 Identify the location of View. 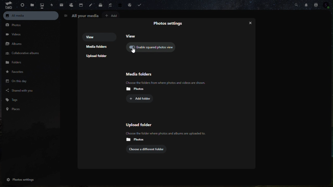
(100, 37).